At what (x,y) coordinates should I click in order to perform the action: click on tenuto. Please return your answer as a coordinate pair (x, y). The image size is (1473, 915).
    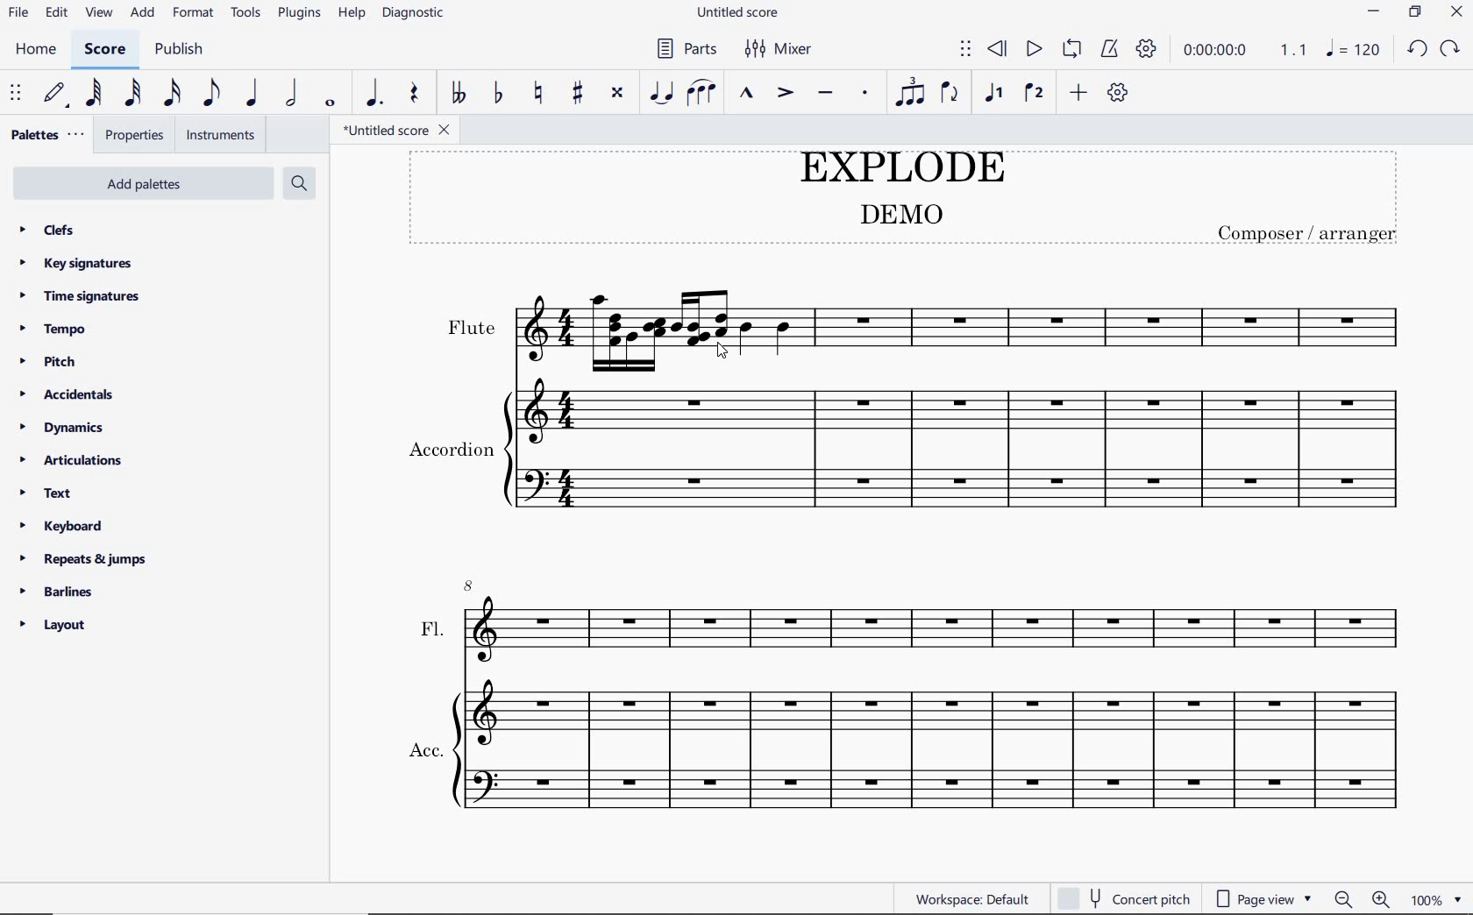
    Looking at the image, I should click on (827, 96).